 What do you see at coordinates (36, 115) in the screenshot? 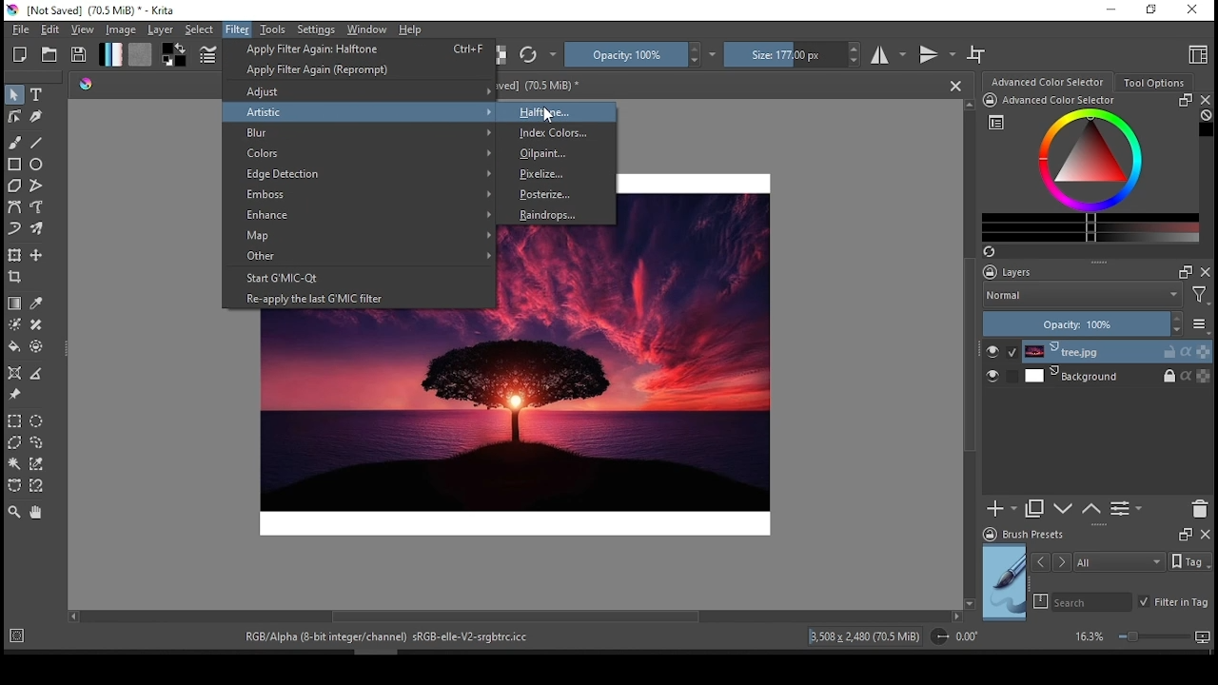
I see `calligraphy` at bounding box center [36, 115].